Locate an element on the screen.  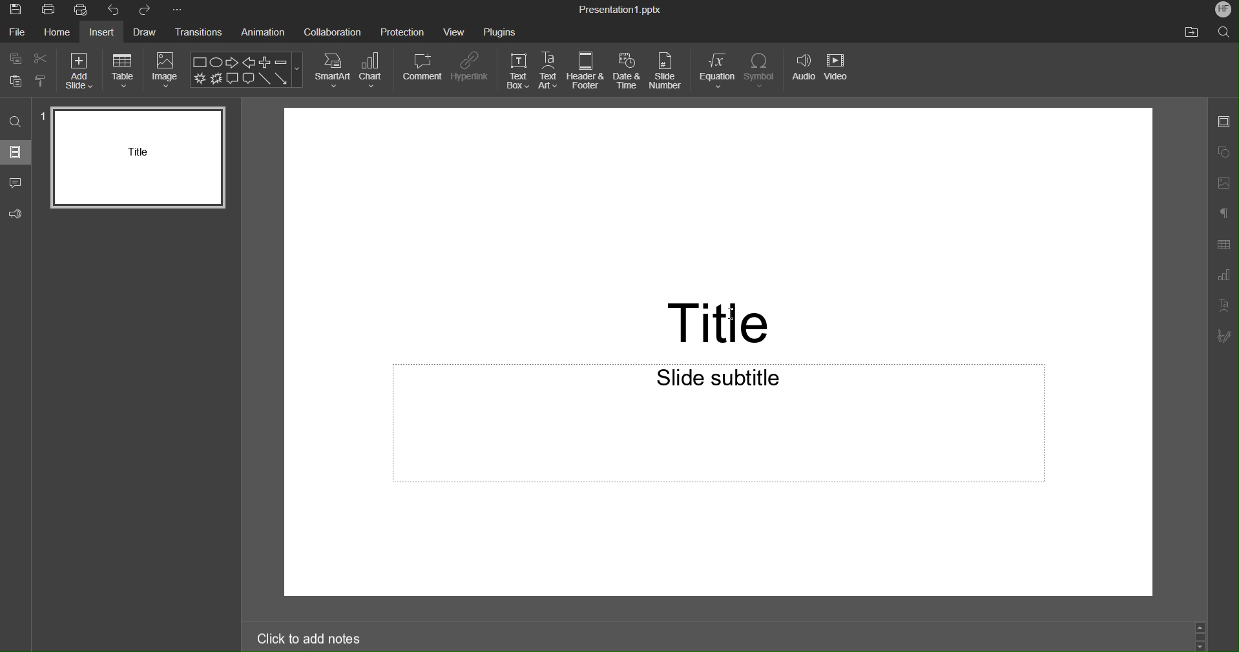
Audio is located at coordinates (800, 71).